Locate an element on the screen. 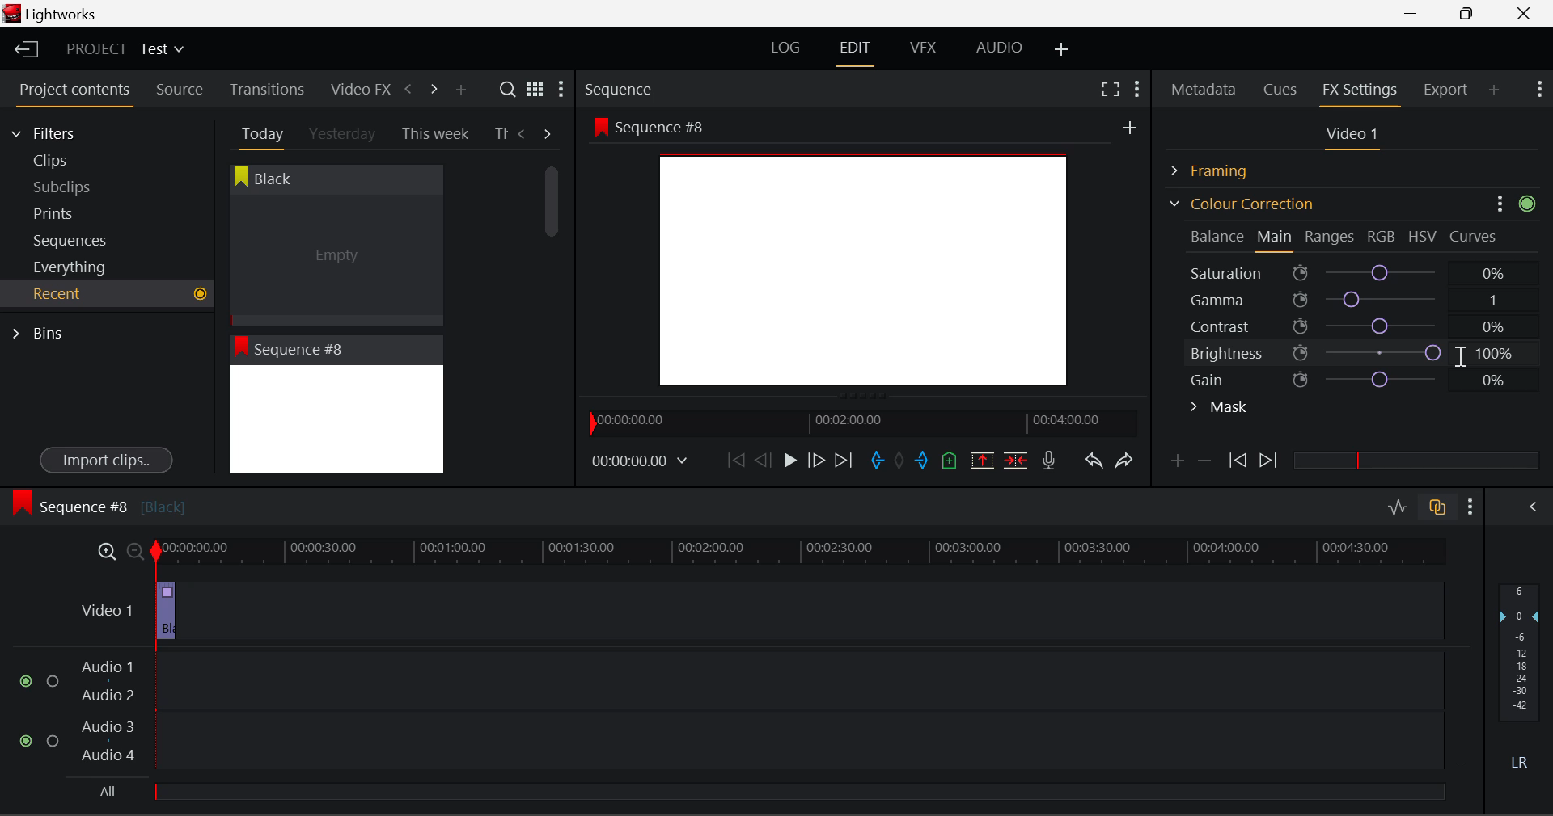 The height and width of the screenshot is (816, 1553). Curves is located at coordinates (1475, 236).